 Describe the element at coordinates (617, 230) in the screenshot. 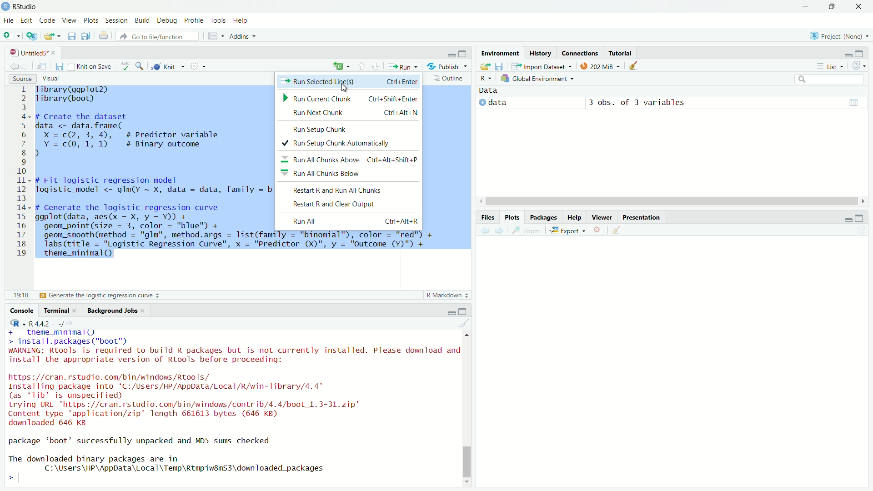

I see `Clear all plots` at that location.